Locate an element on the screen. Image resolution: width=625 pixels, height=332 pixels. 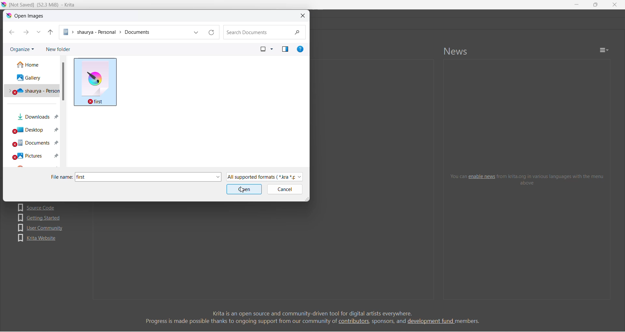
maximize is located at coordinates (595, 5).